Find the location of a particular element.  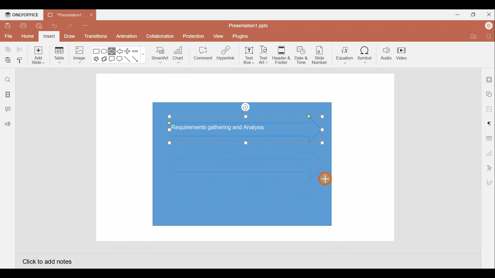

Transitions is located at coordinates (96, 38).